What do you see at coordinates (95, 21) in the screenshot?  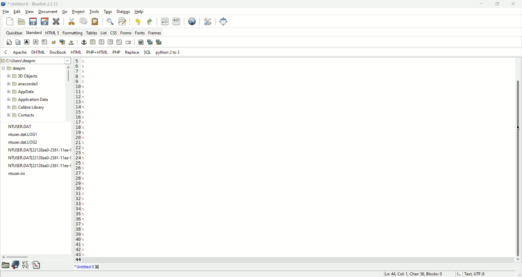 I see `paste` at bounding box center [95, 21].